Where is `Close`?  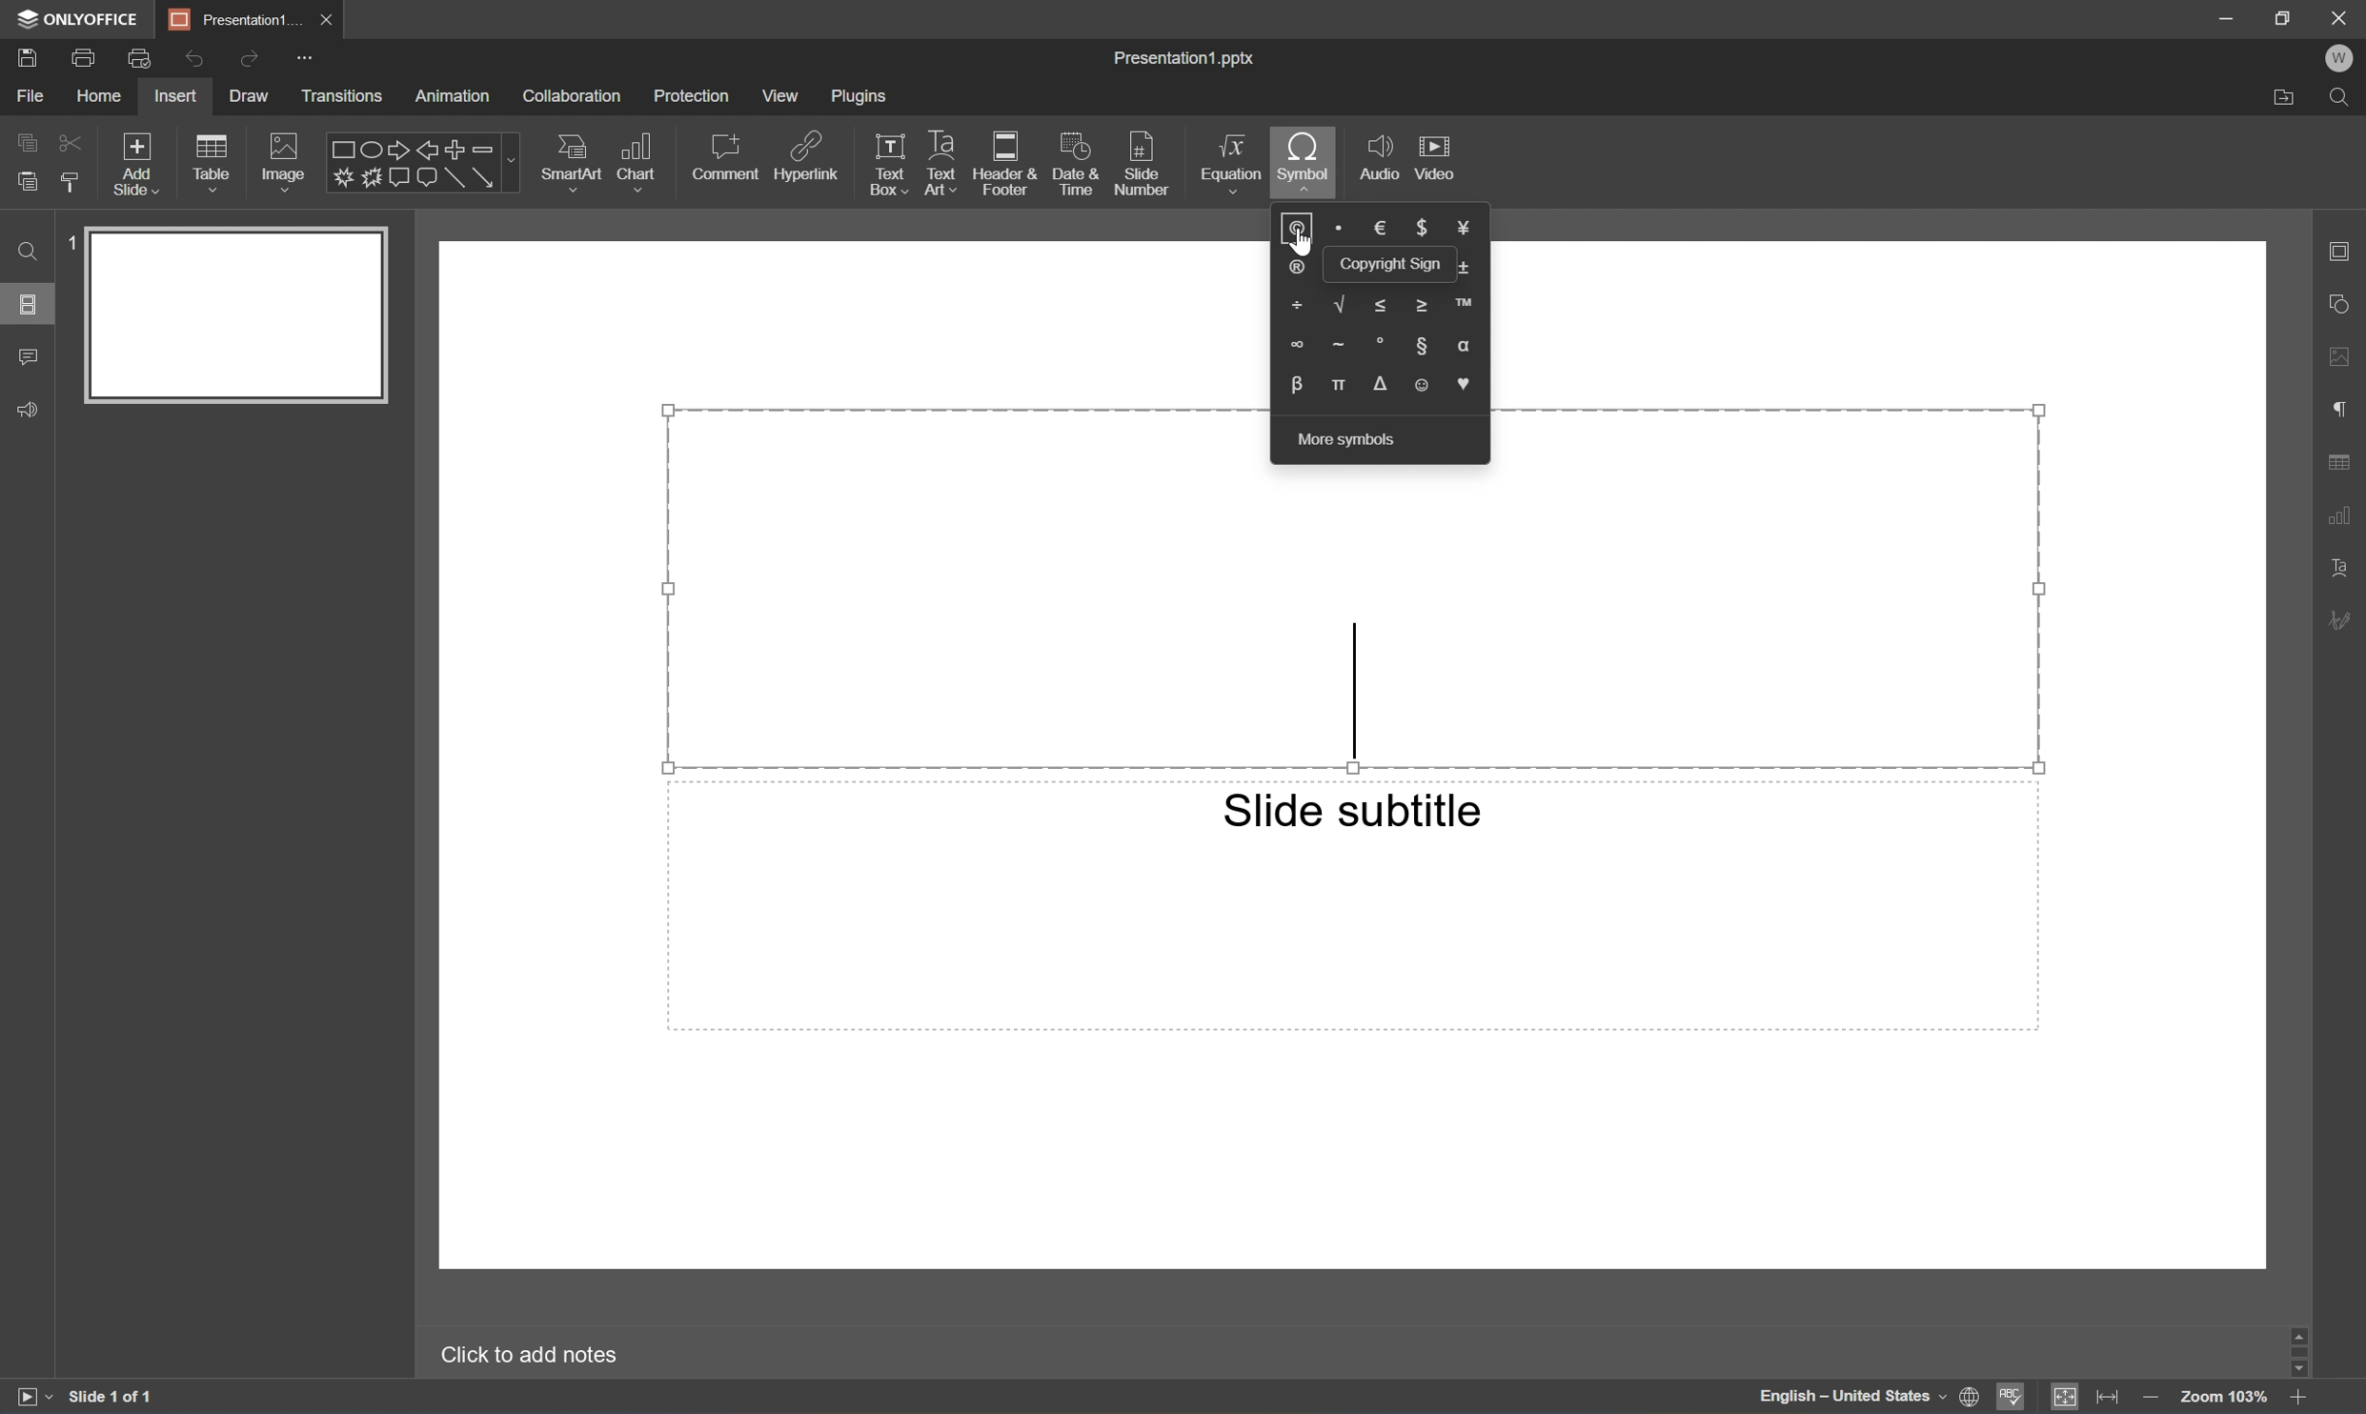
Close is located at coordinates (2339, 16).